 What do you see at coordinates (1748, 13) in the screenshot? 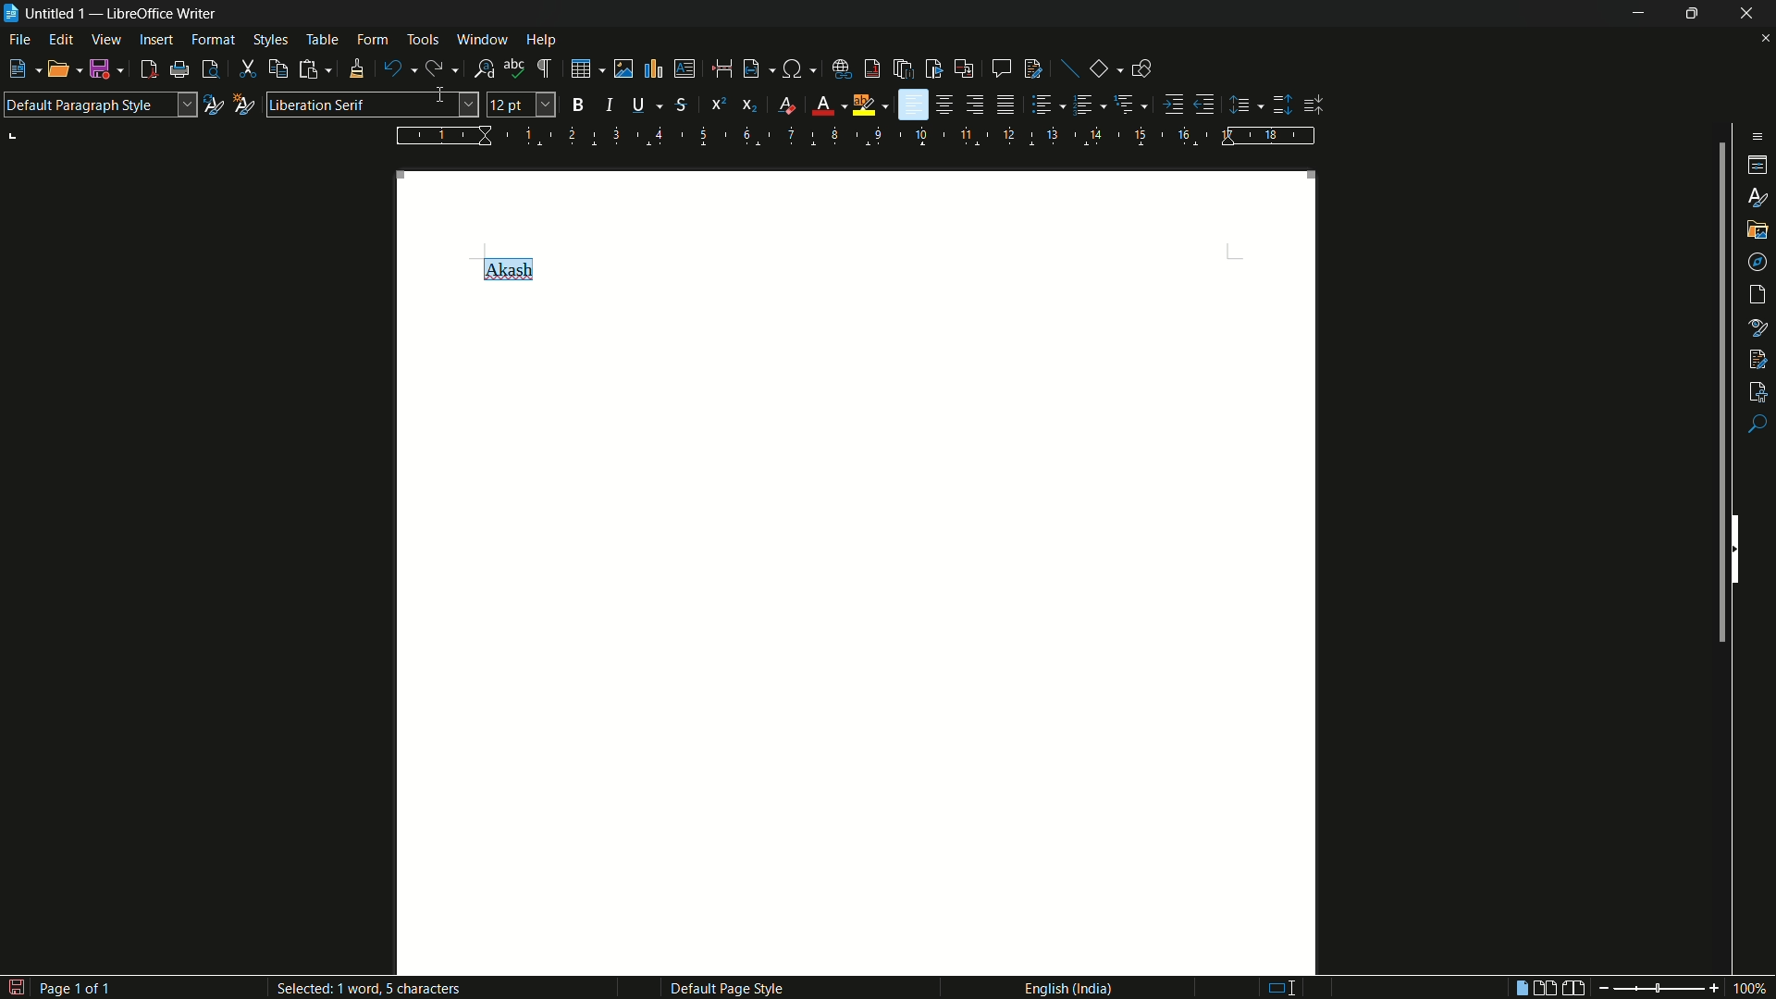
I see `close app` at bounding box center [1748, 13].